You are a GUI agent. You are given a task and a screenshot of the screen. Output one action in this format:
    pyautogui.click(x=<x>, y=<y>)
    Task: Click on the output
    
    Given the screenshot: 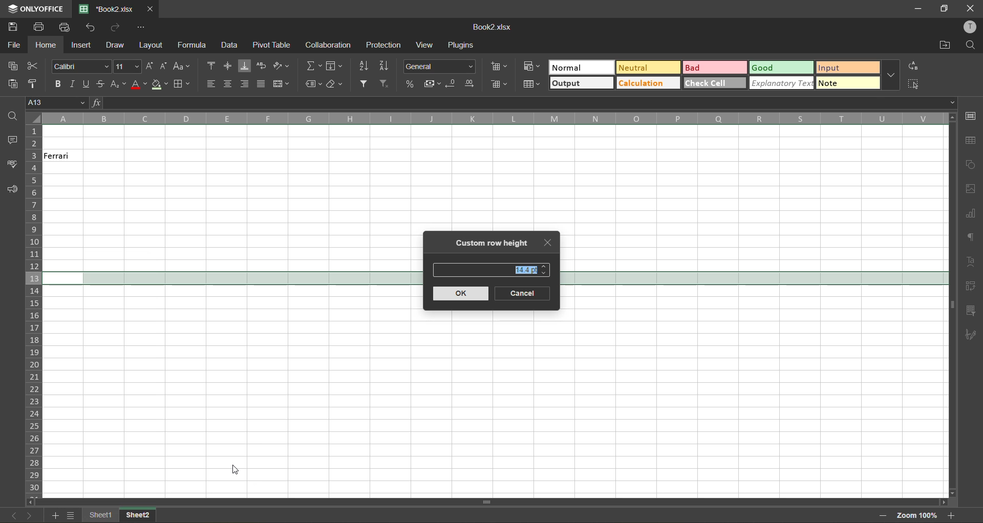 What is the action you would take?
    pyautogui.click(x=581, y=82)
    